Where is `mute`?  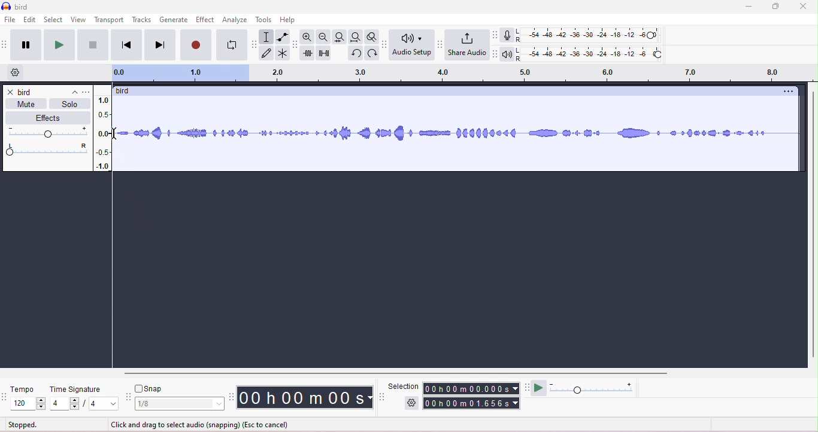
mute is located at coordinates (25, 104).